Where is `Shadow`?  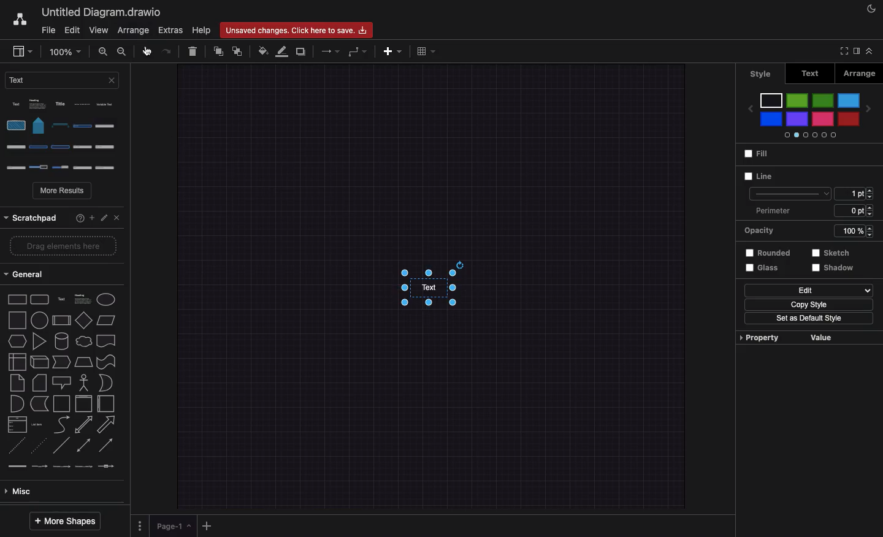
Shadow is located at coordinates (838, 271).